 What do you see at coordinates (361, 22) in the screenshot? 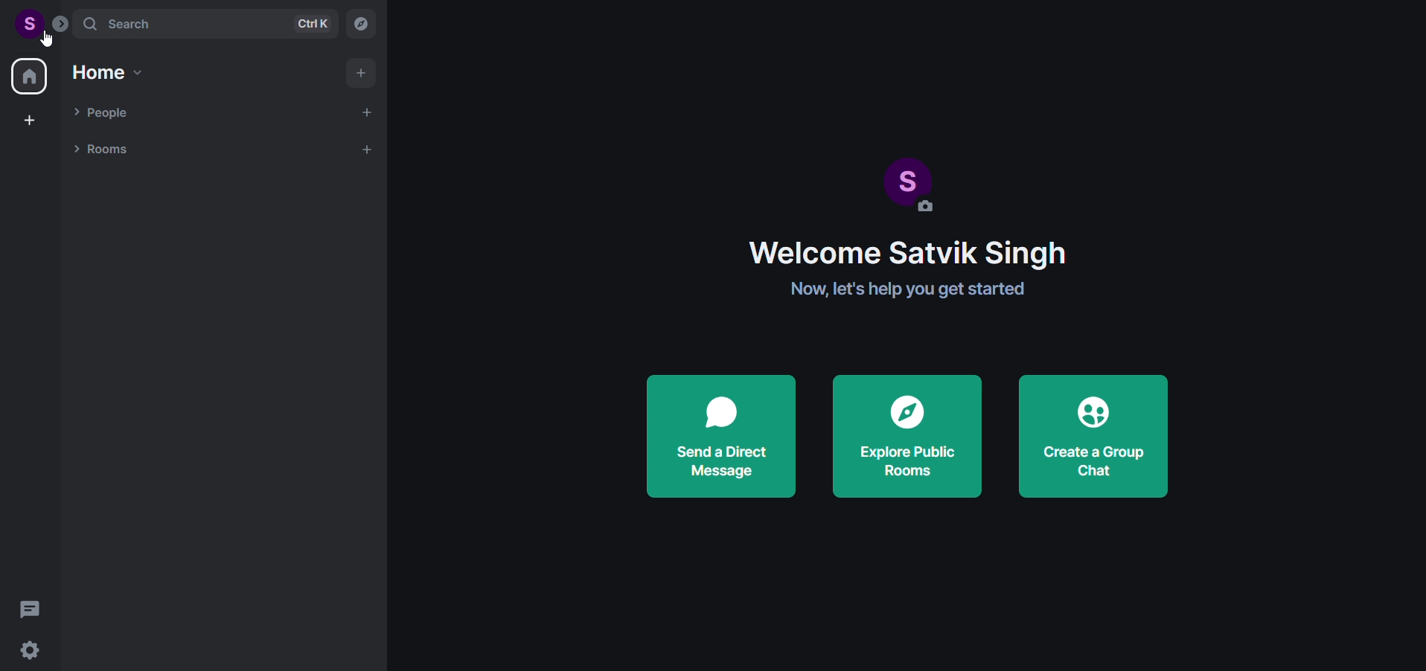
I see `explore room` at bounding box center [361, 22].